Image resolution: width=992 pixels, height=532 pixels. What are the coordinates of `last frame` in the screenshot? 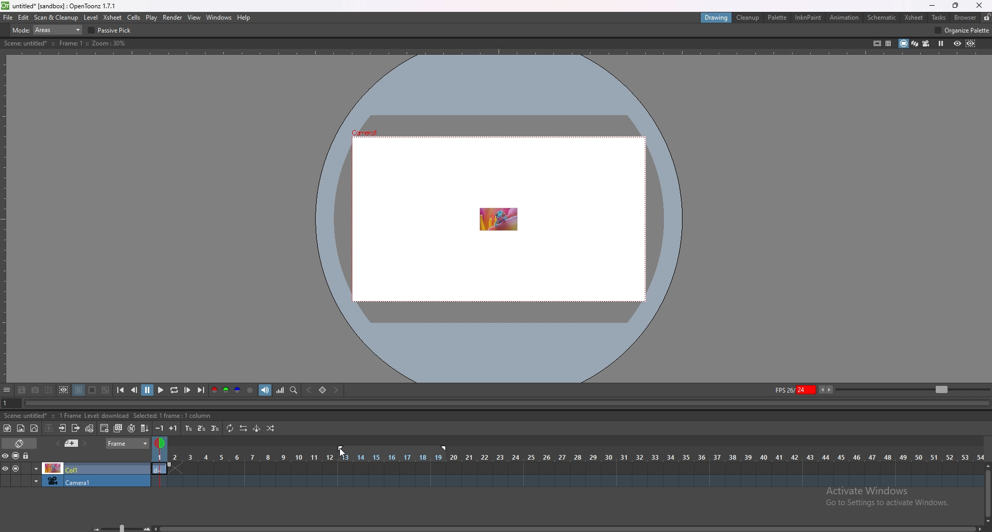 It's located at (200, 390).